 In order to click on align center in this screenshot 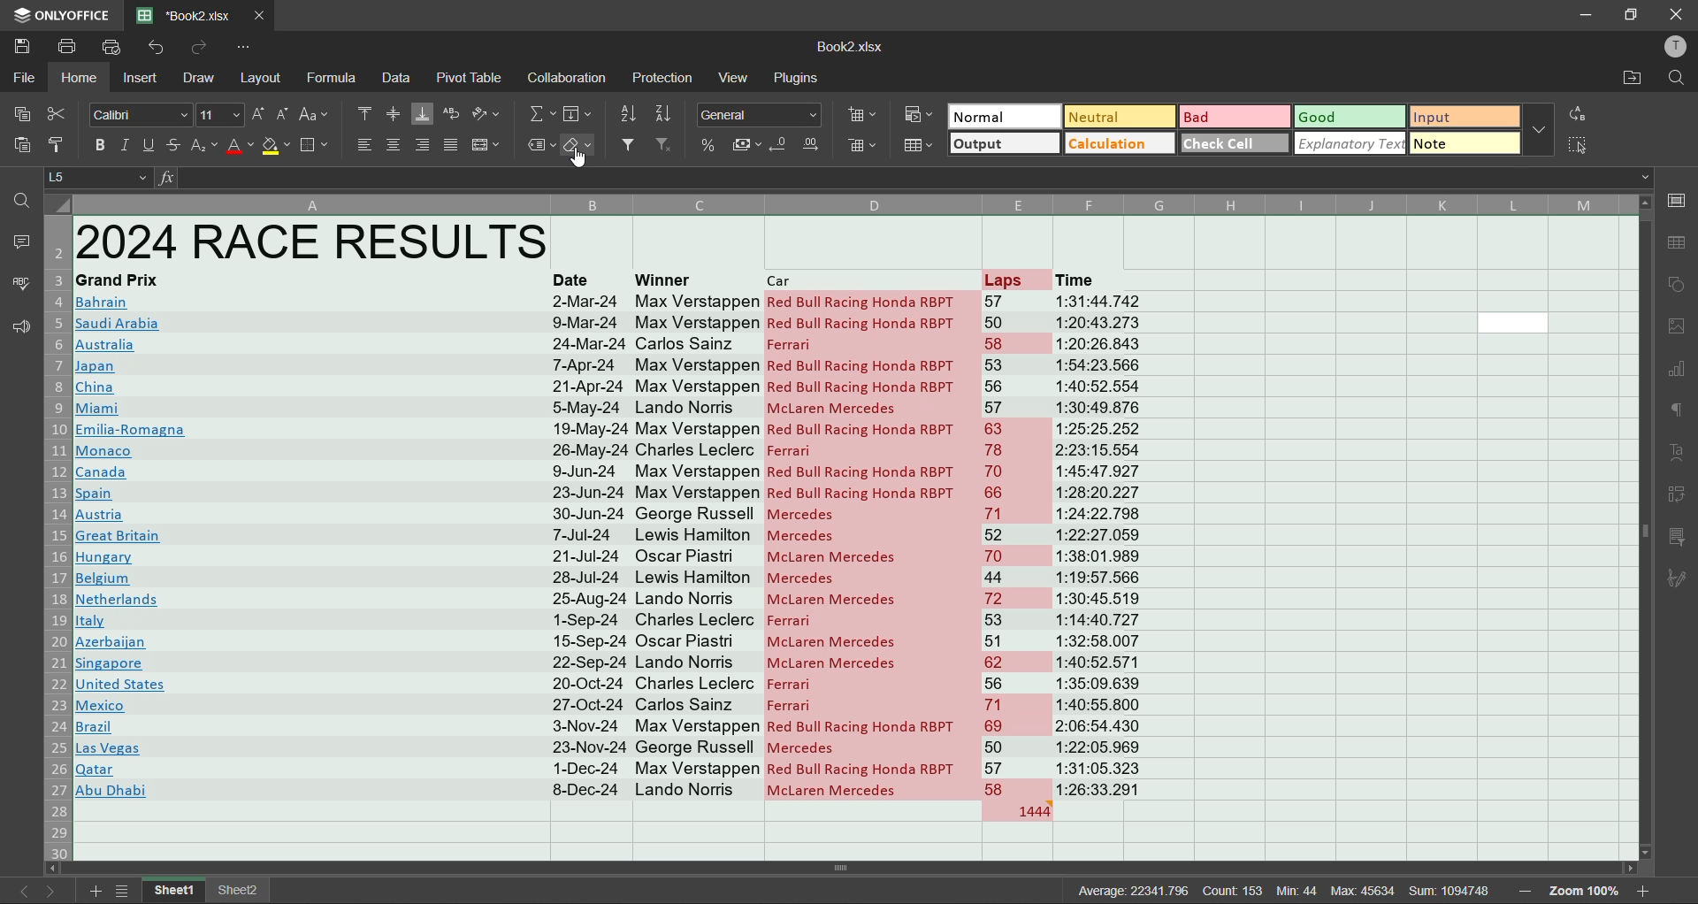, I will do `click(396, 146)`.